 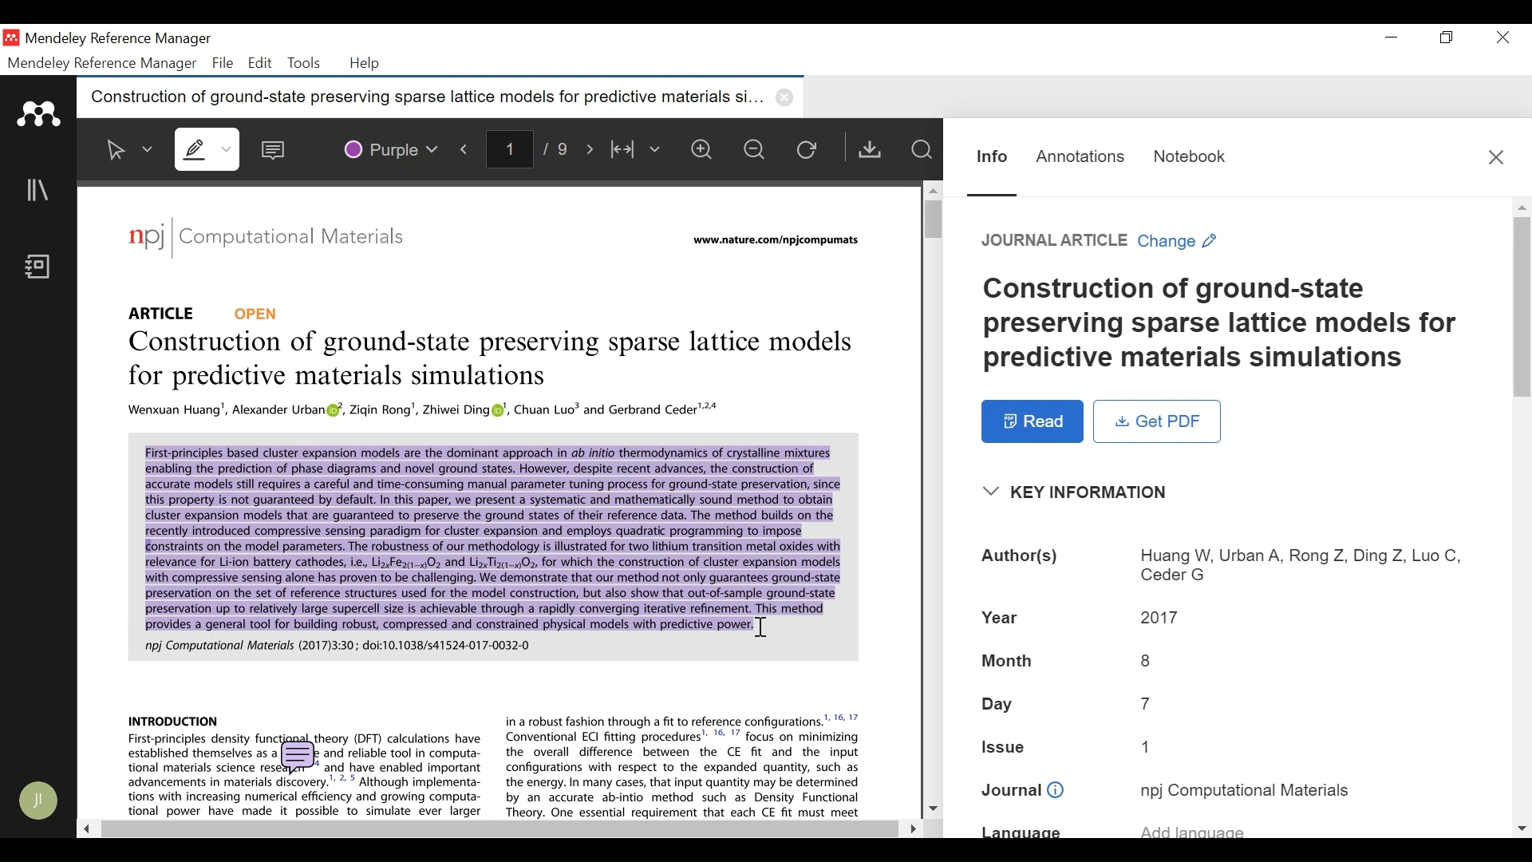 I want to click on Language, so click(x=1193, y=828).